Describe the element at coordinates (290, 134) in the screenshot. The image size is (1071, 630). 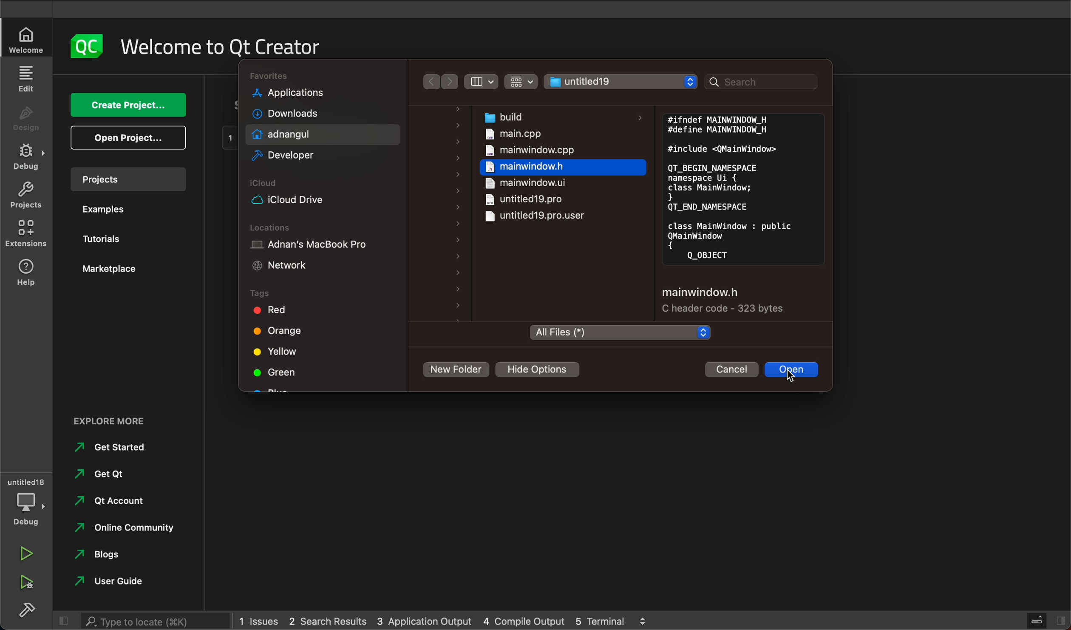
I see `adnan gul` at that location.